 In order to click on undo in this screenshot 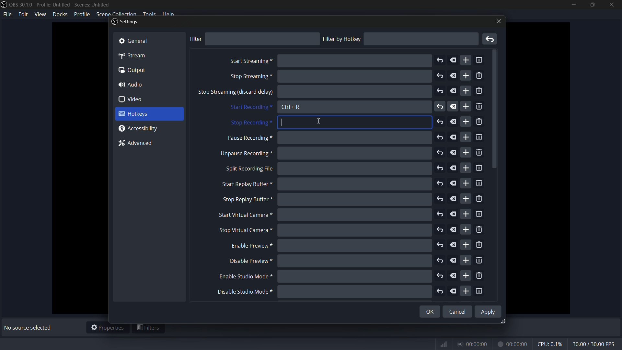, I will do `click(440, 246)`.